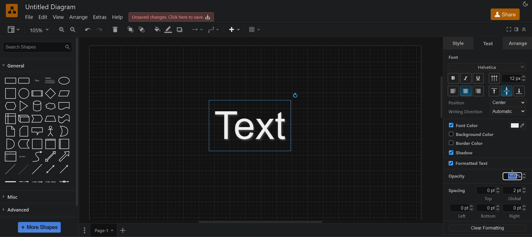 Image resolution: width=532 pixels, height=237 pixels. What do you see at coordinates (37, 144) in the screenshot?
I see `container` at bounding box center [37, 144].